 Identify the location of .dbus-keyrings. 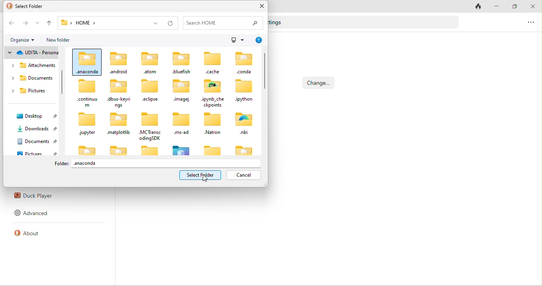
(119, 94).